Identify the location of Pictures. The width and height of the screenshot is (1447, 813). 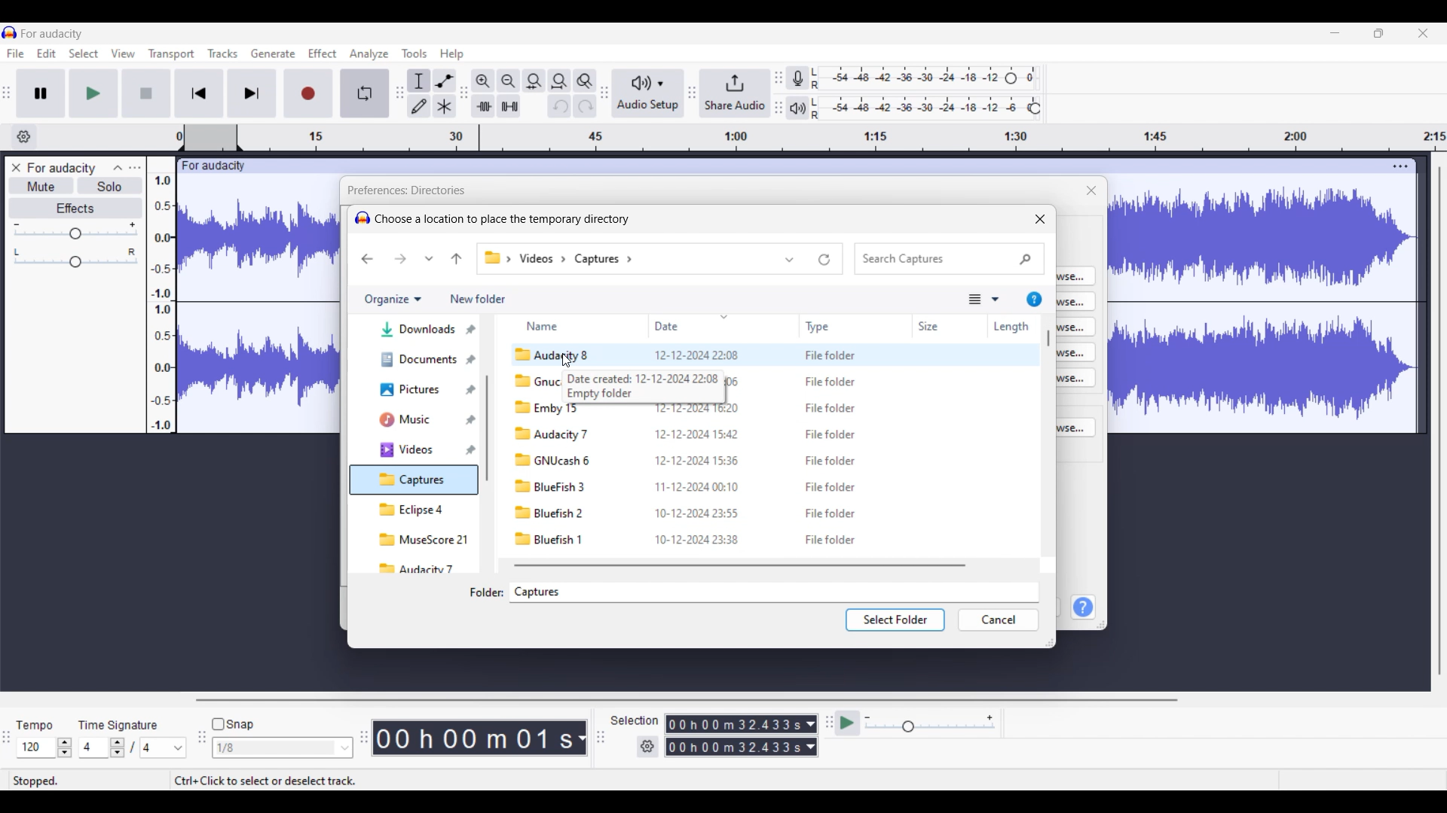
(418, 390).